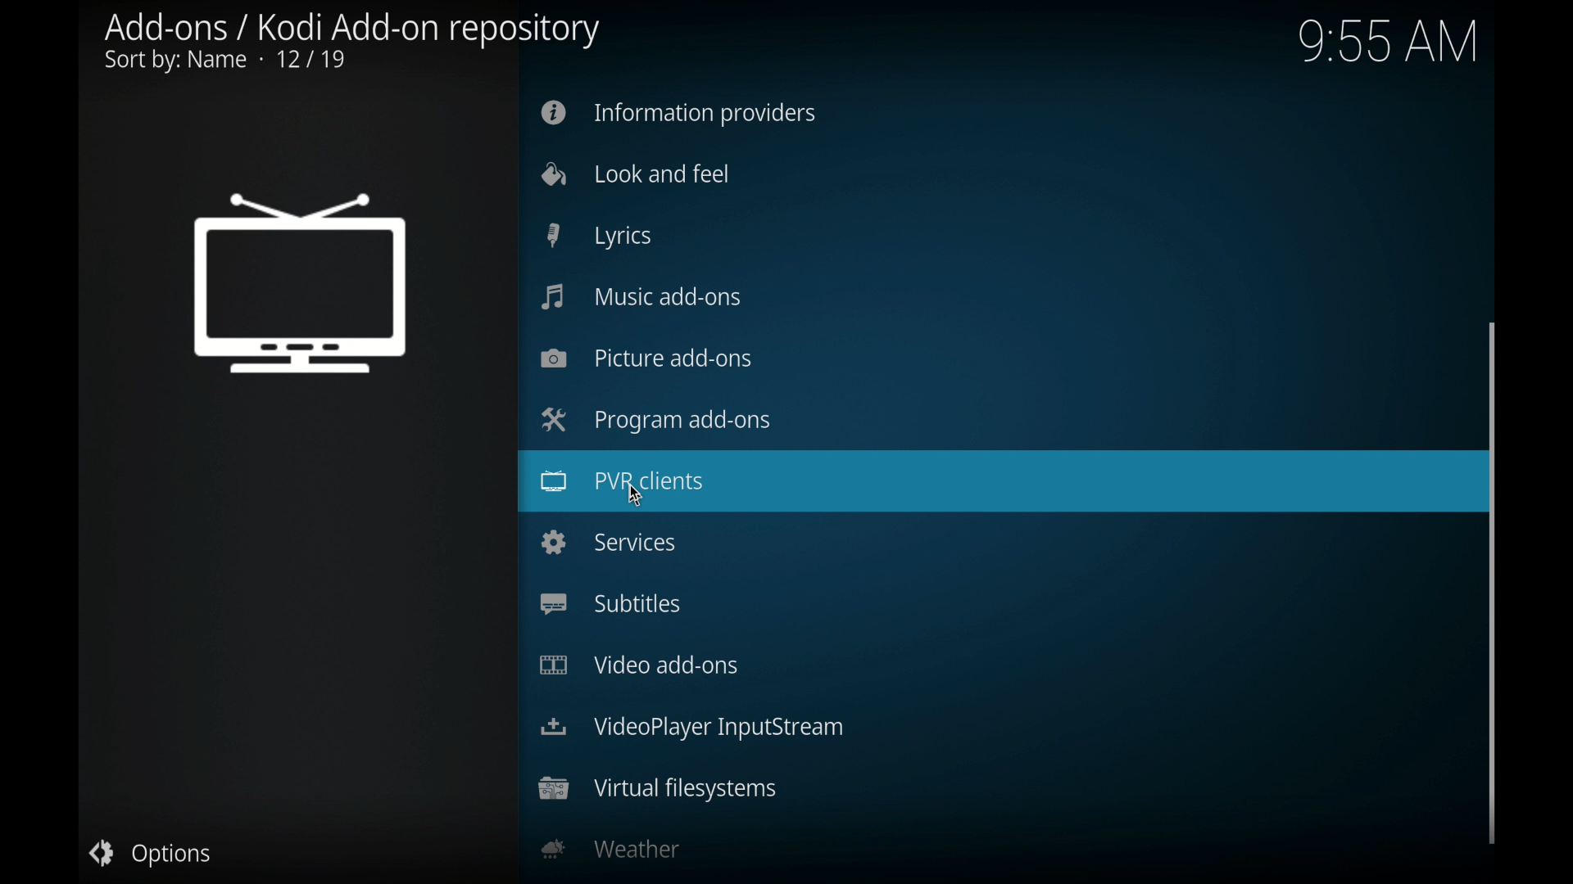 This screenshot has height=884, width=1573. Describe the element at coordinates (637, 665) in the screenshot. I see `video add-ons` at that location.